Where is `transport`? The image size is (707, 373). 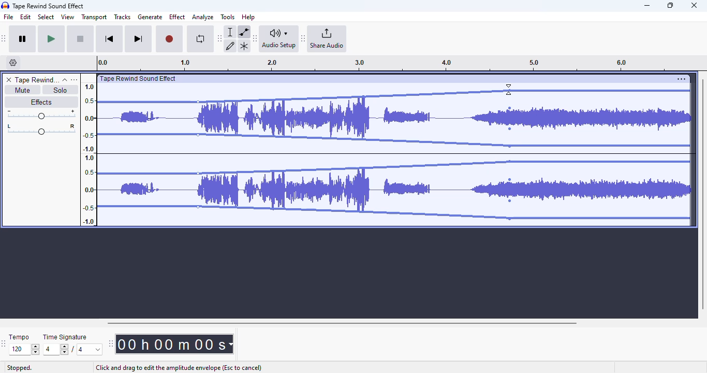 transport is located at coordinates (95, 17).